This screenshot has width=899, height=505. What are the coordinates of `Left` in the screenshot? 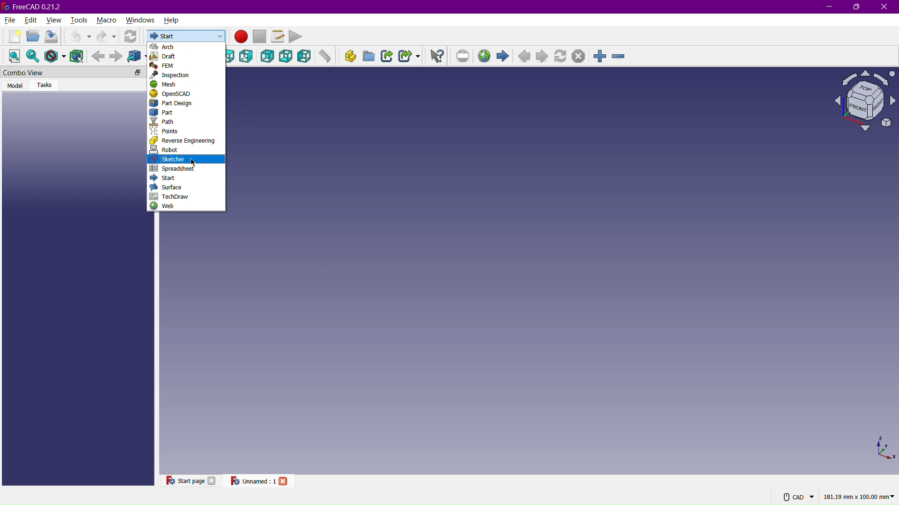 It's located at (306, 55).